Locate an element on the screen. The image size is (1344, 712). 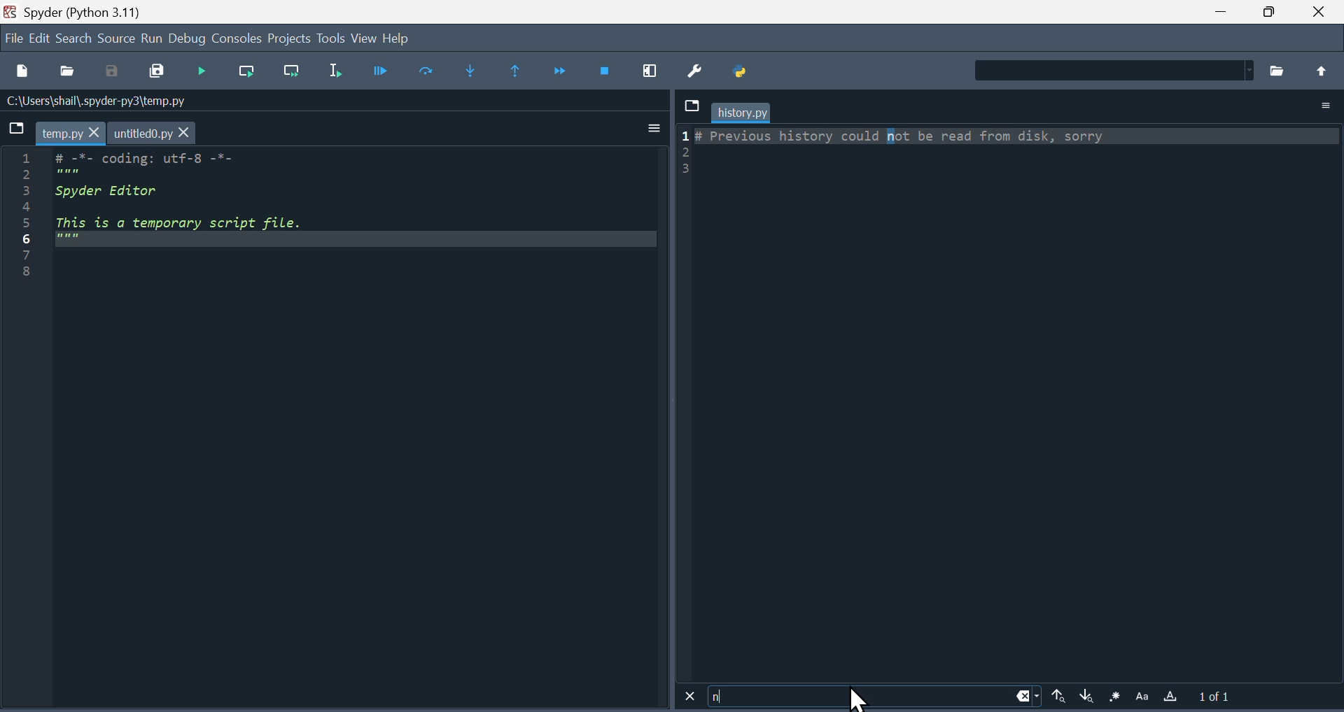
Tools is located at coordinates (331, 37).